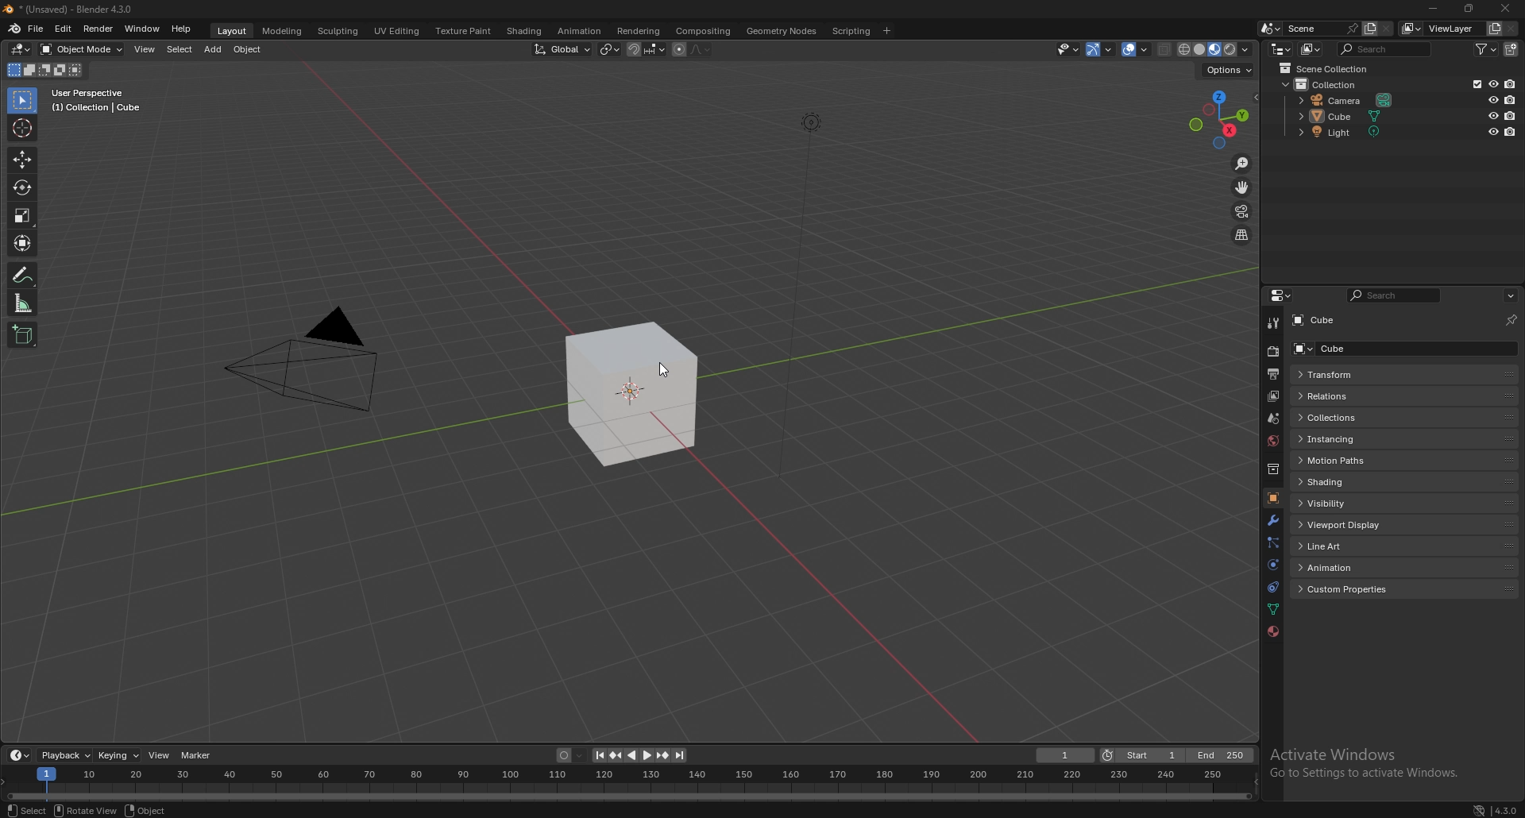 Image resolution: width=1525 pixels, height=818 pixels. What do you see at coordinates (1481, 811) in the screenshot?
I see `network` at bounding box center [1481, 811].